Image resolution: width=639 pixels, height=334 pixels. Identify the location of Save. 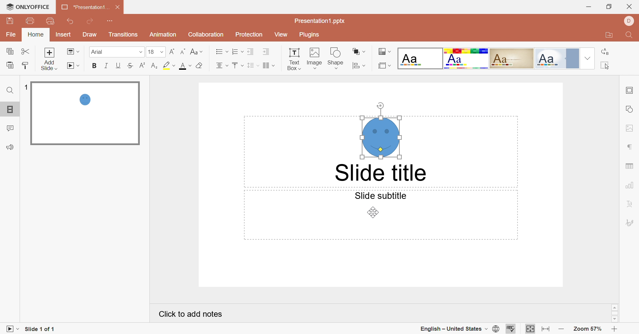
(9, 21).